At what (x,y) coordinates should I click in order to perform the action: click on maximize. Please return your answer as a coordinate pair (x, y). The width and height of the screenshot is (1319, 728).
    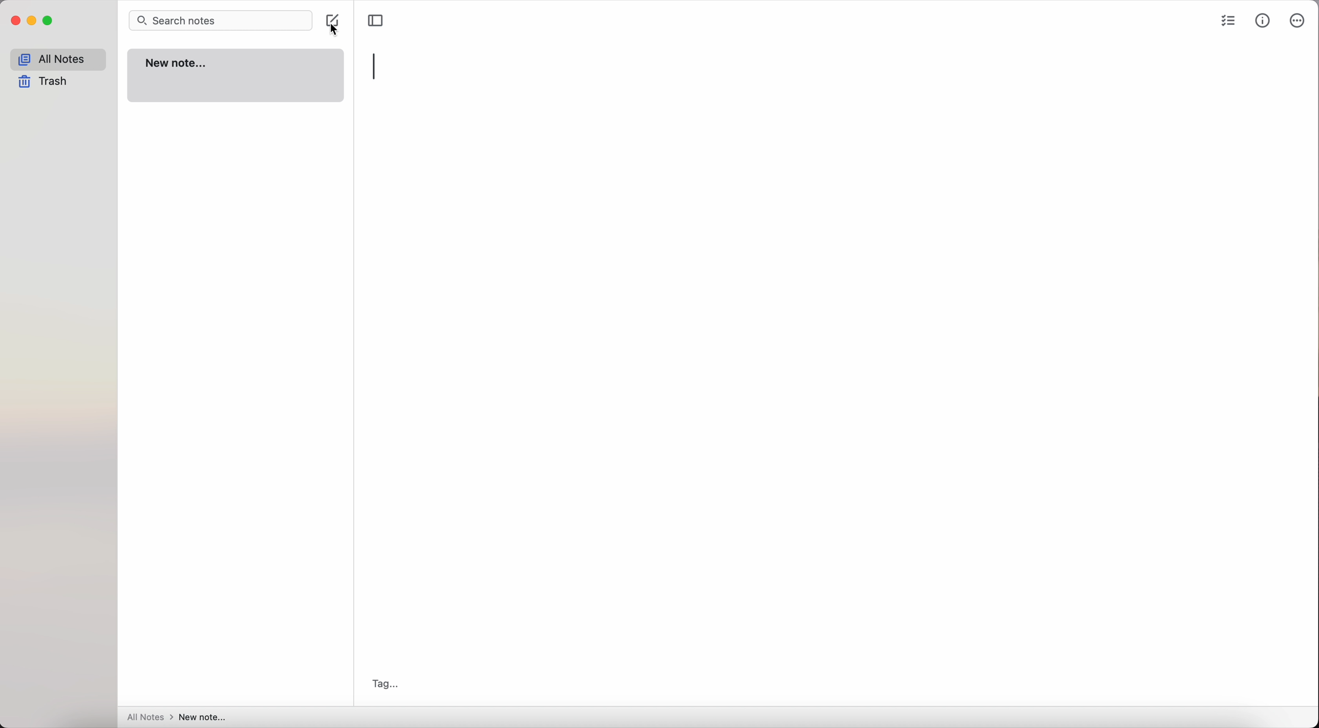
    Looking at the image, I should click on (49, 22).